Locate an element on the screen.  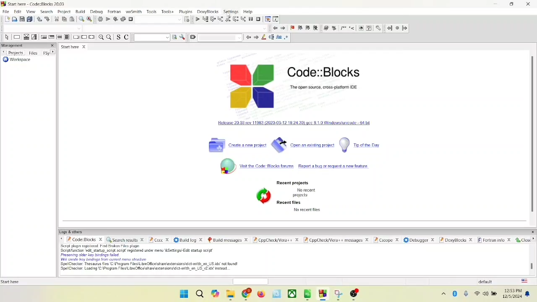
replace is located at coordinates (89, 19).